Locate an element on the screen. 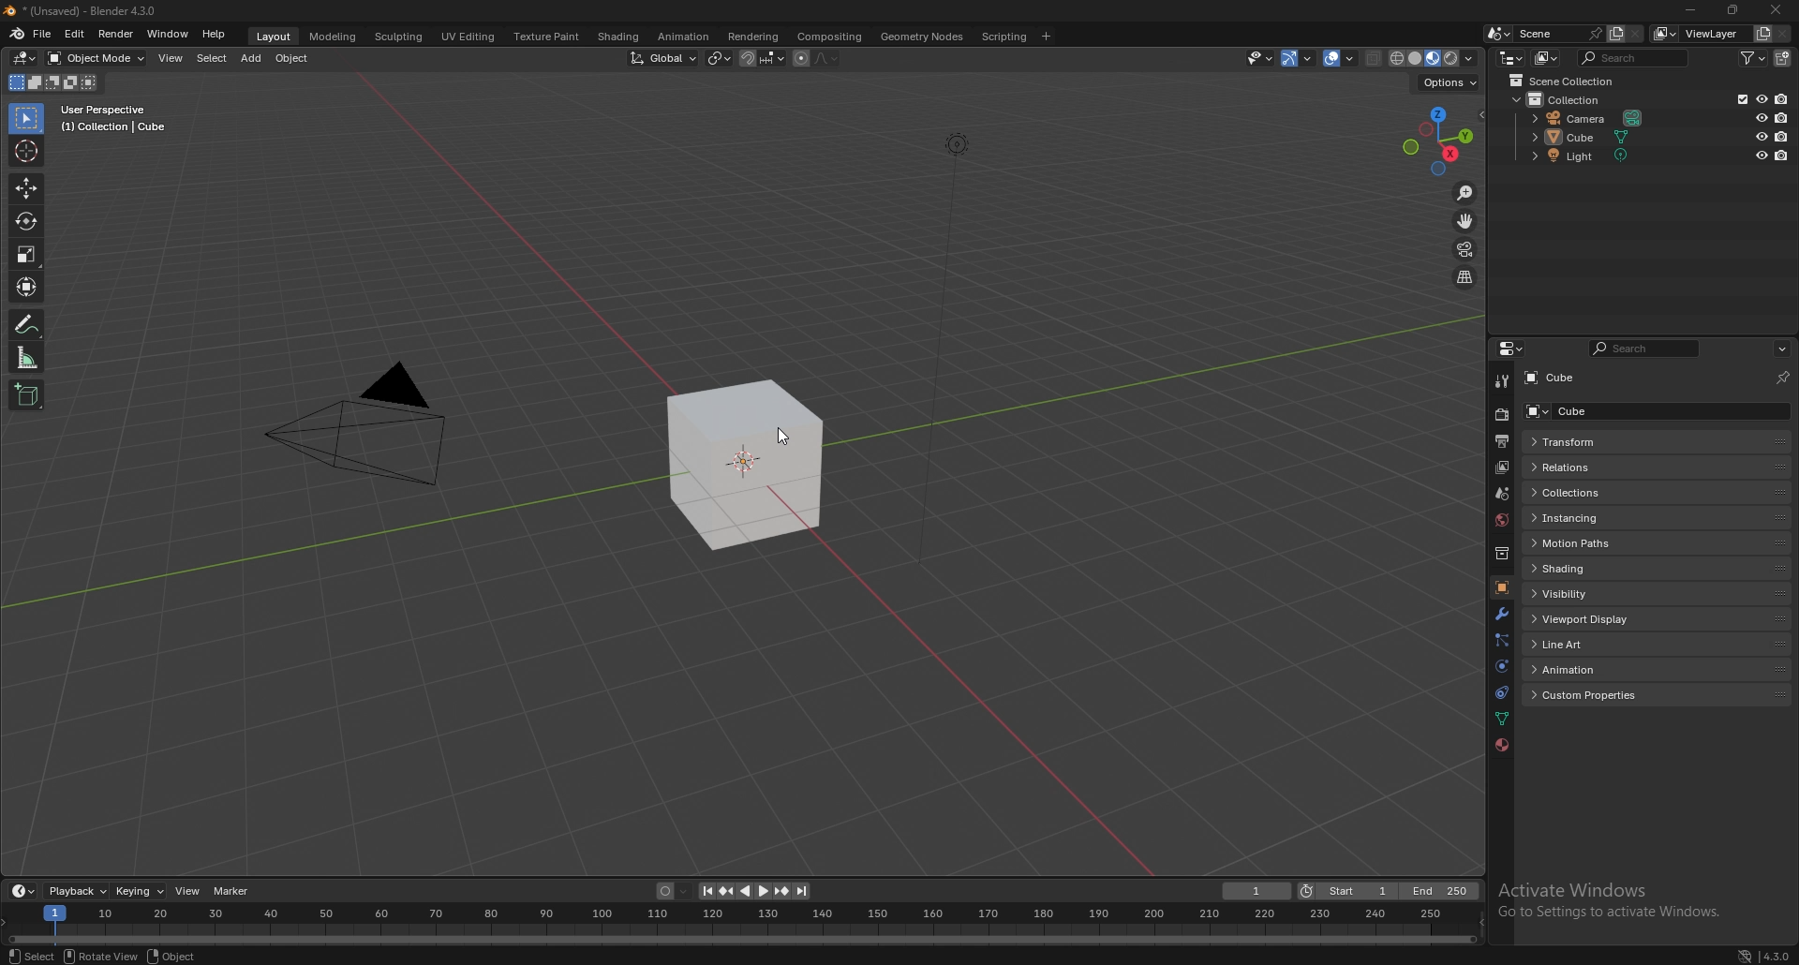 The height and width of the screenshot is (965, 1799). layout is located at coordinates (273, 37).